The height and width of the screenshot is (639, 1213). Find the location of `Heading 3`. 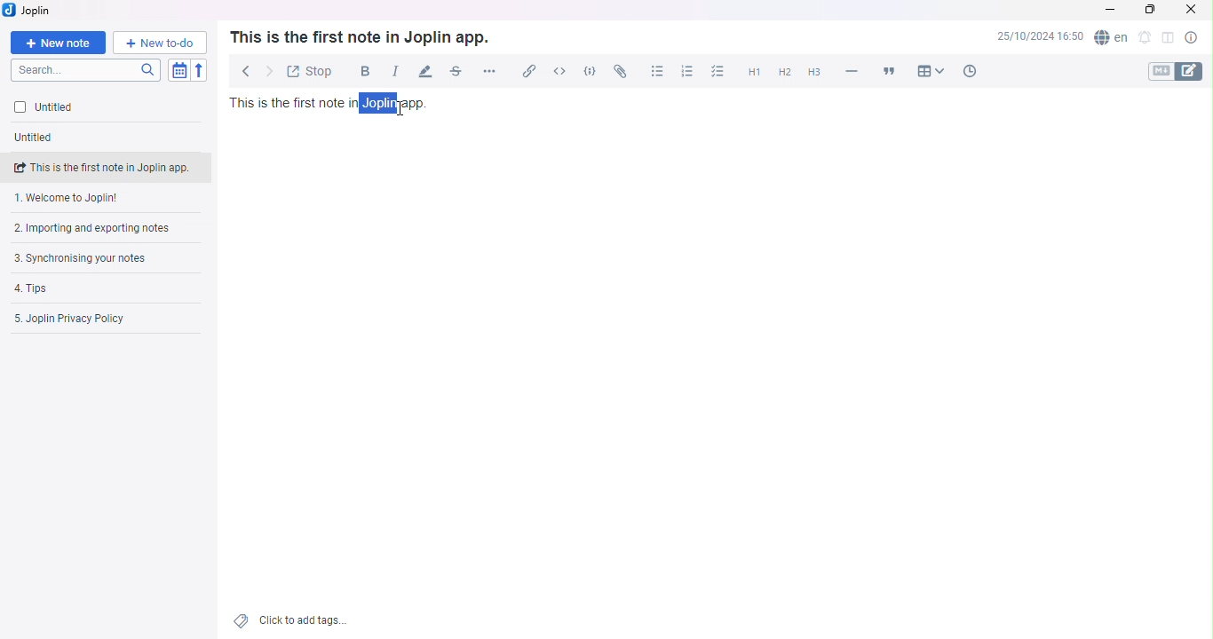

Heading 3 is located at coordinates (813, 74).